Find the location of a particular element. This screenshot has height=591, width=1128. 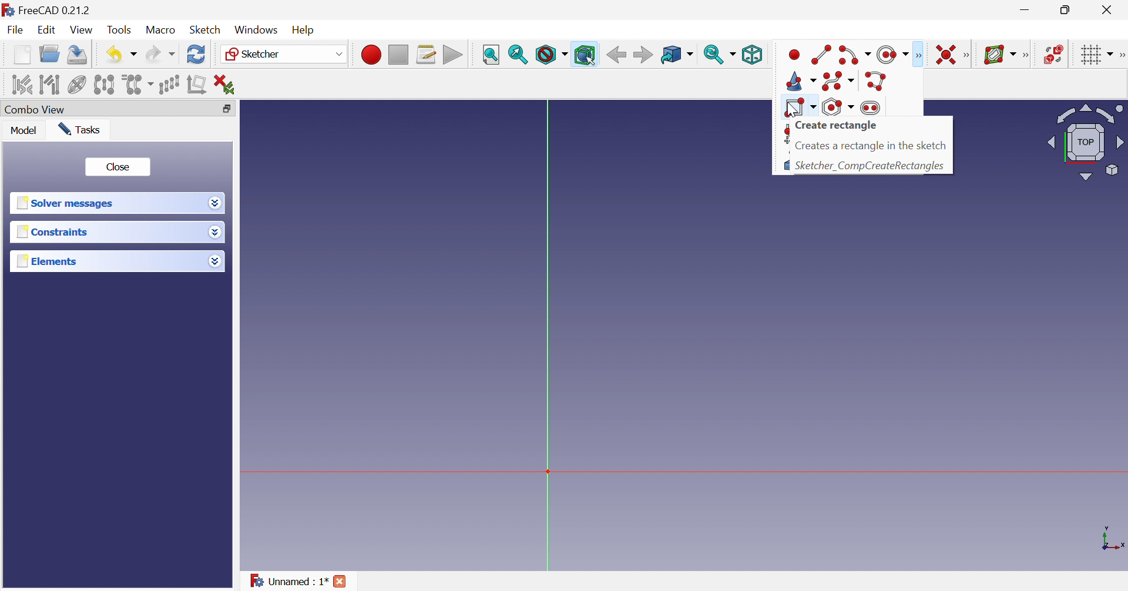

Switch space is located at coordinates (1055, 54).